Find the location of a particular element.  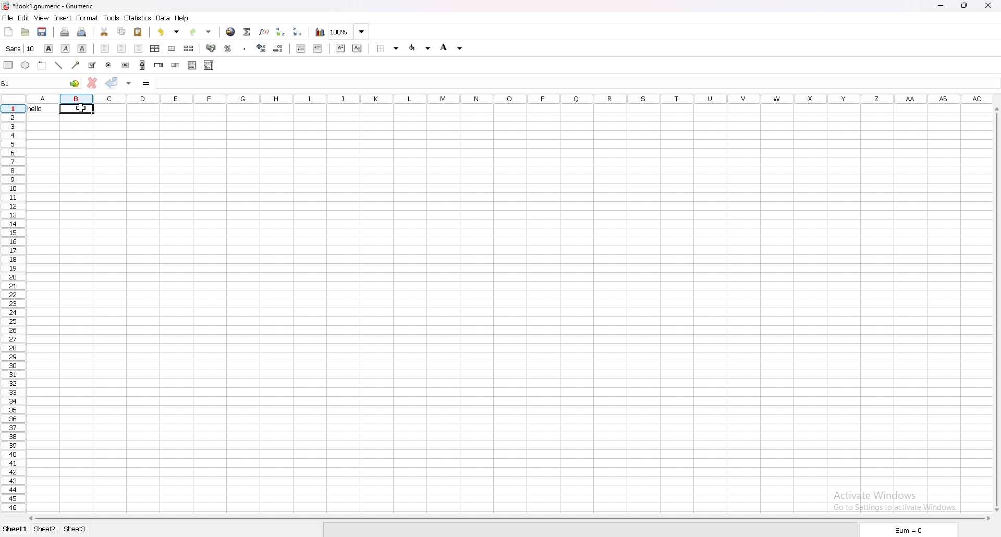

tab is located at coordinates (74, 529).